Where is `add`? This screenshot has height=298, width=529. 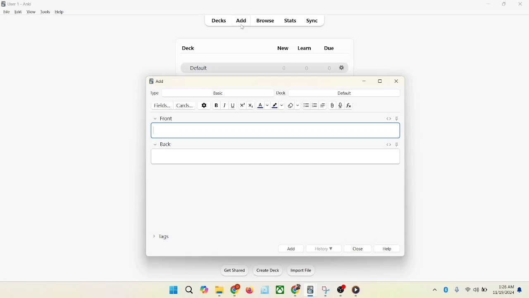 add is located at coordinates (241, 20).